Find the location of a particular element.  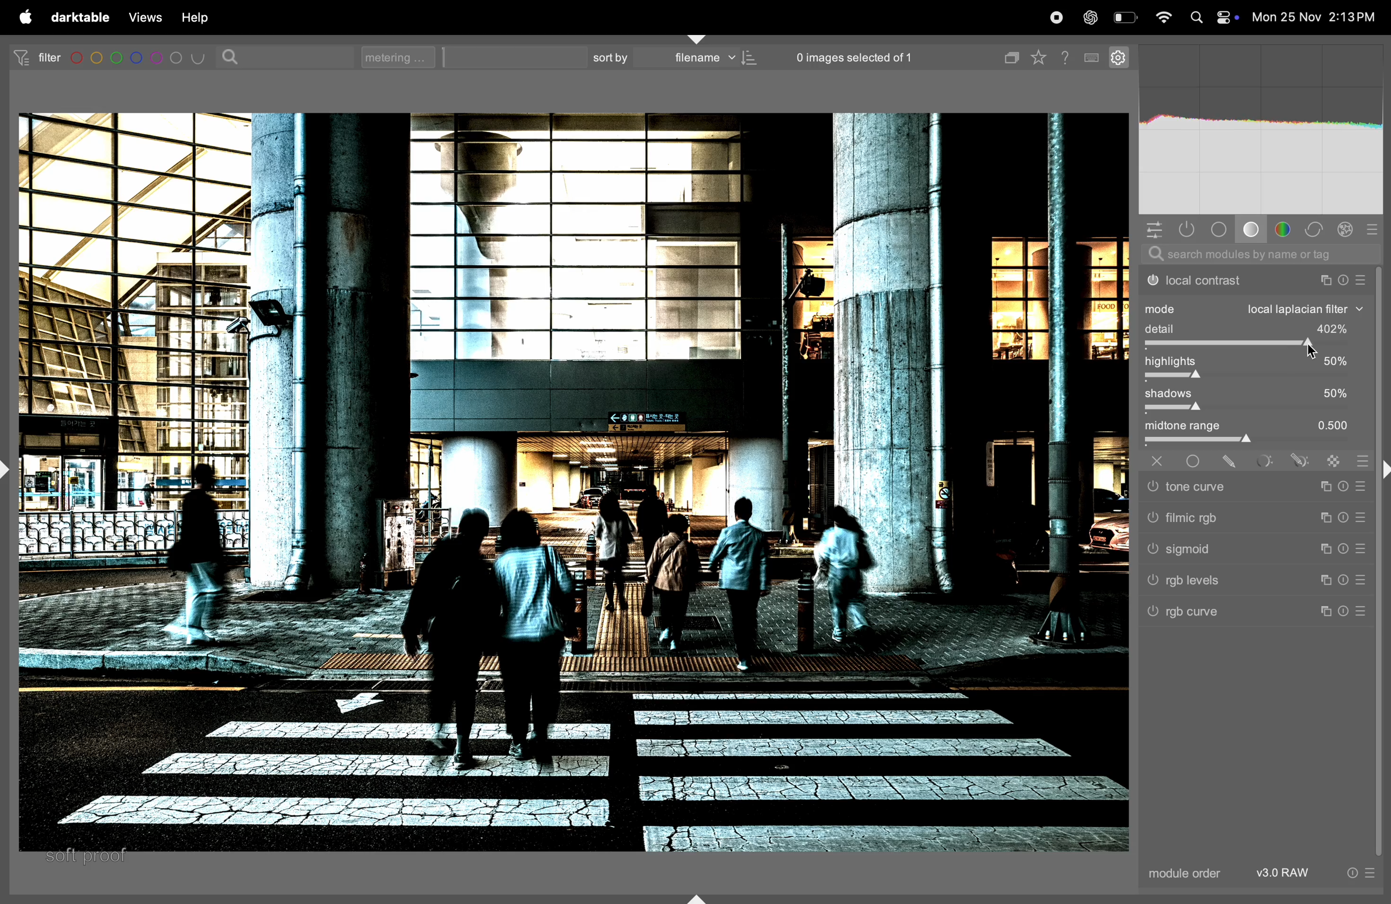

off is located at coordinates (1160, 461).